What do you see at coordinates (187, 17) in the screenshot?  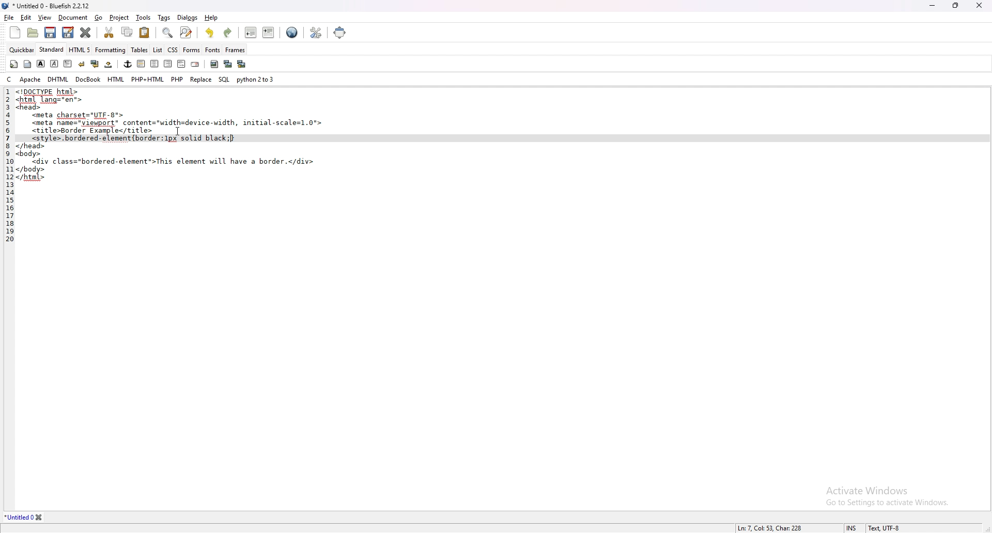 I see `dialogs` at bounding box center [187, 17].